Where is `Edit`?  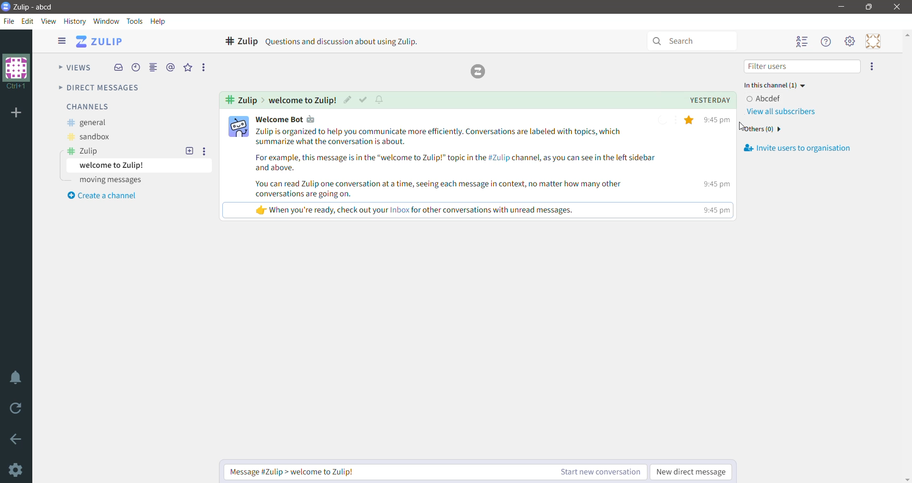 Edit is located at coordinates (28, 21).